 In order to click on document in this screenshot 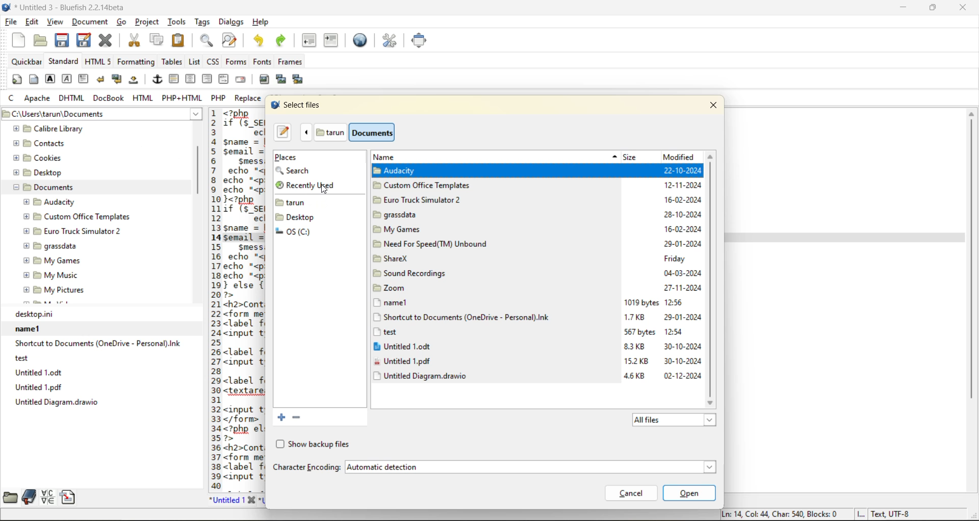, I will do `click(90, 24)`.